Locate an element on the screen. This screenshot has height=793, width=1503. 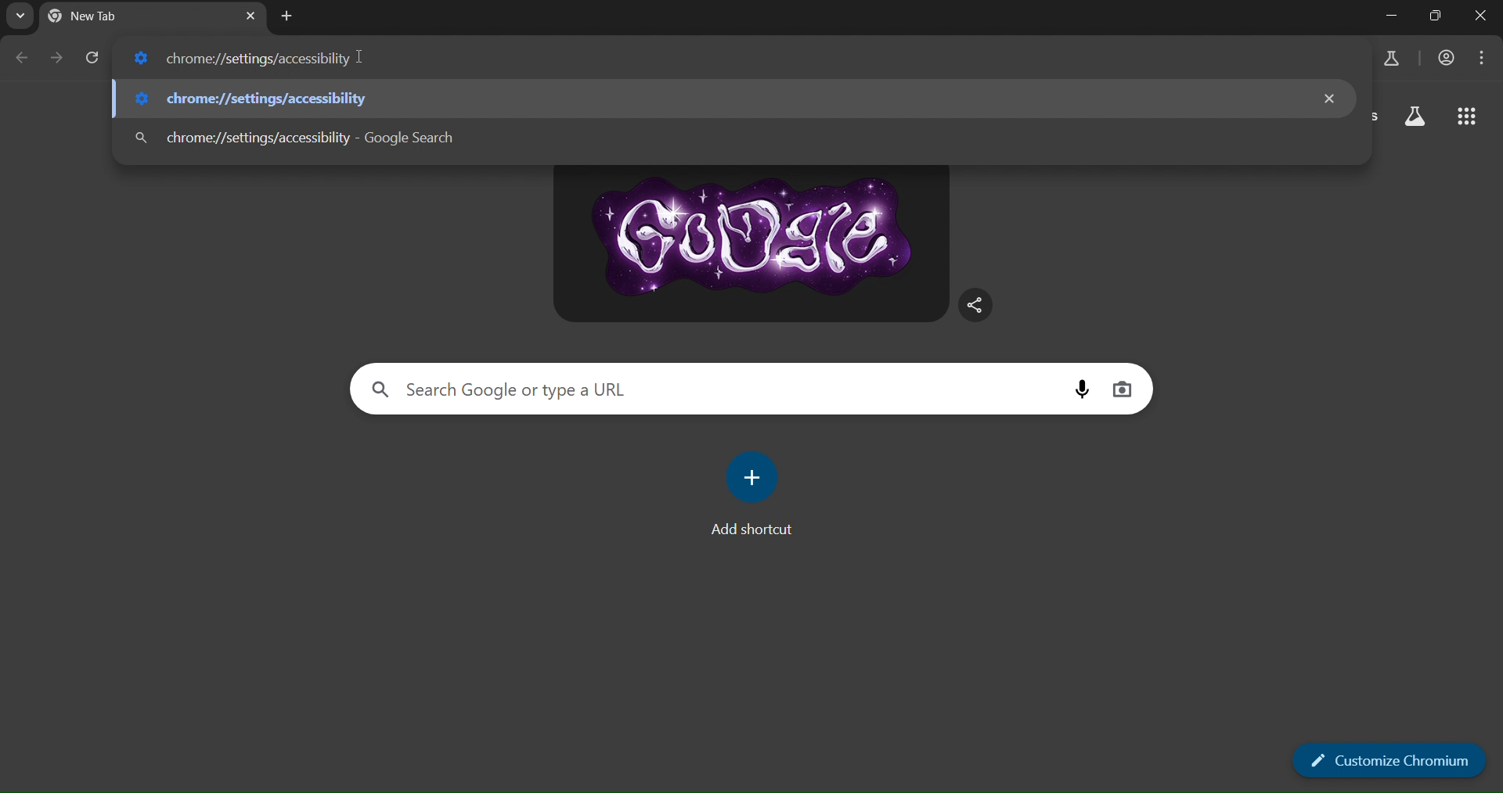
close tab is located at coordinates (250, 16).